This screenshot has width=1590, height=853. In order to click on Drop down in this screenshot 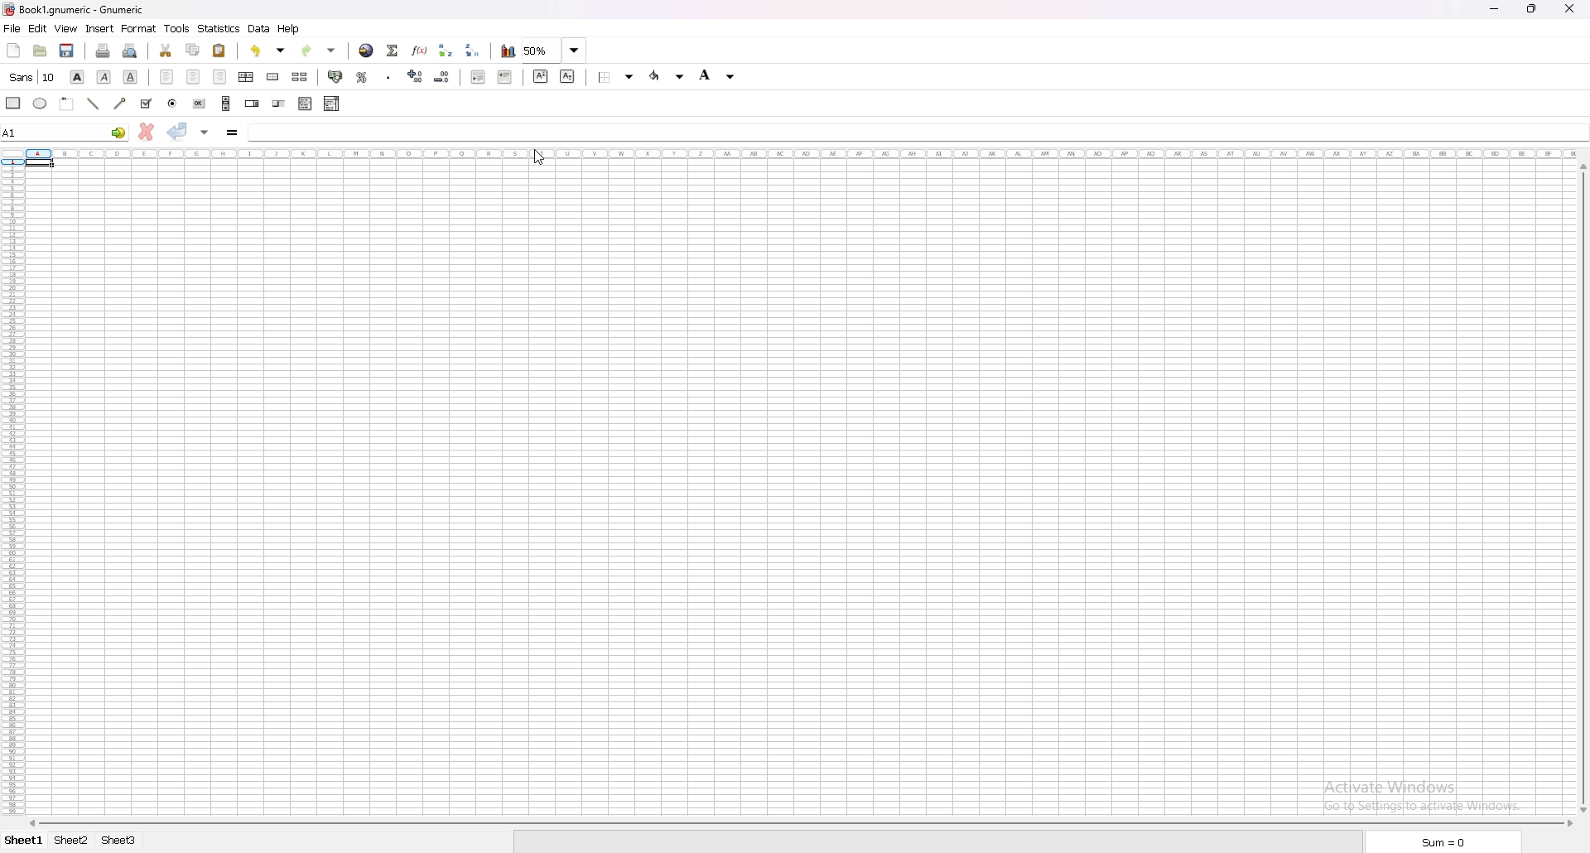, I will do `click(631, 76)`.